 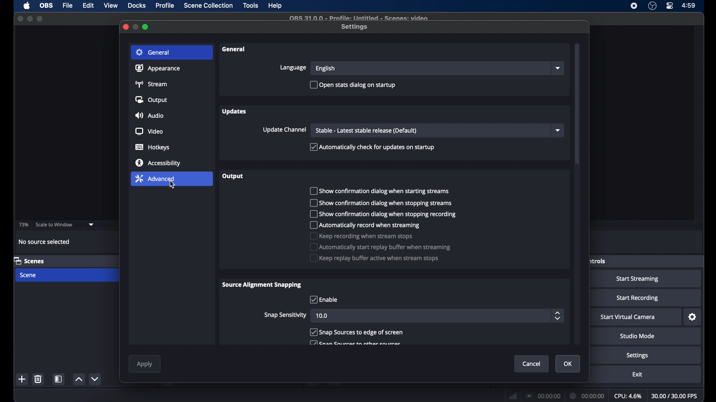 I want to click on close, so click(x=126, y=27).